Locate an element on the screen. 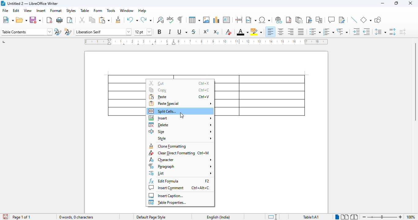 Image resolution: width=418 pixels, height=220 pixels. font color is located at coordinates (242, 32).